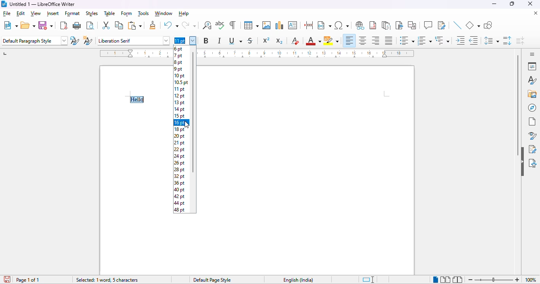  I want to click on show track changes functions, so click(442, 25).